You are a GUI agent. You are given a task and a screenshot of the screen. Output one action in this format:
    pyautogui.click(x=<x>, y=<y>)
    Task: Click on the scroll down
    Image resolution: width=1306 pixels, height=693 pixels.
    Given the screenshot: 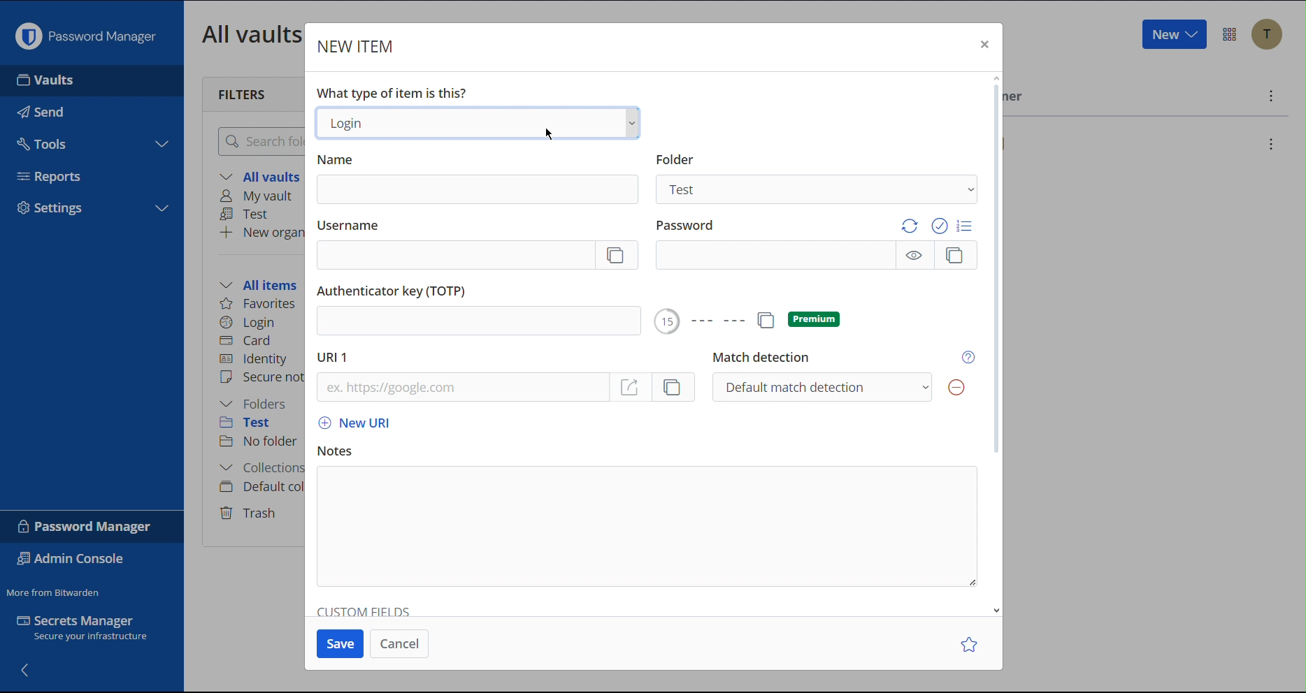 What is the action you would take?
    pyautogui.click(x=993, y=611)
    